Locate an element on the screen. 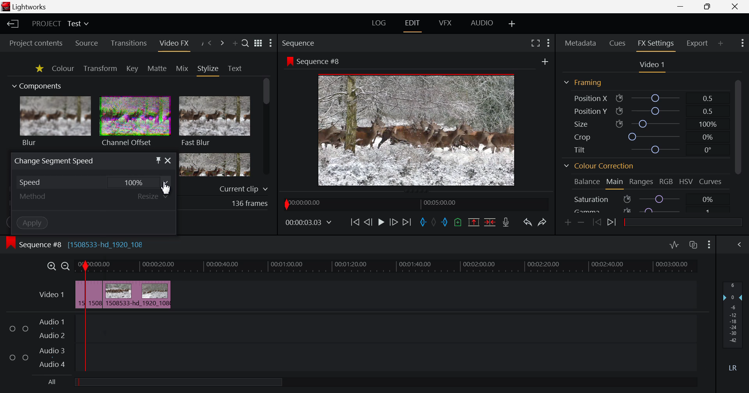 The height and width of the screenshot is (393, 749). Decibel Level is located at coordinates (733, 324).